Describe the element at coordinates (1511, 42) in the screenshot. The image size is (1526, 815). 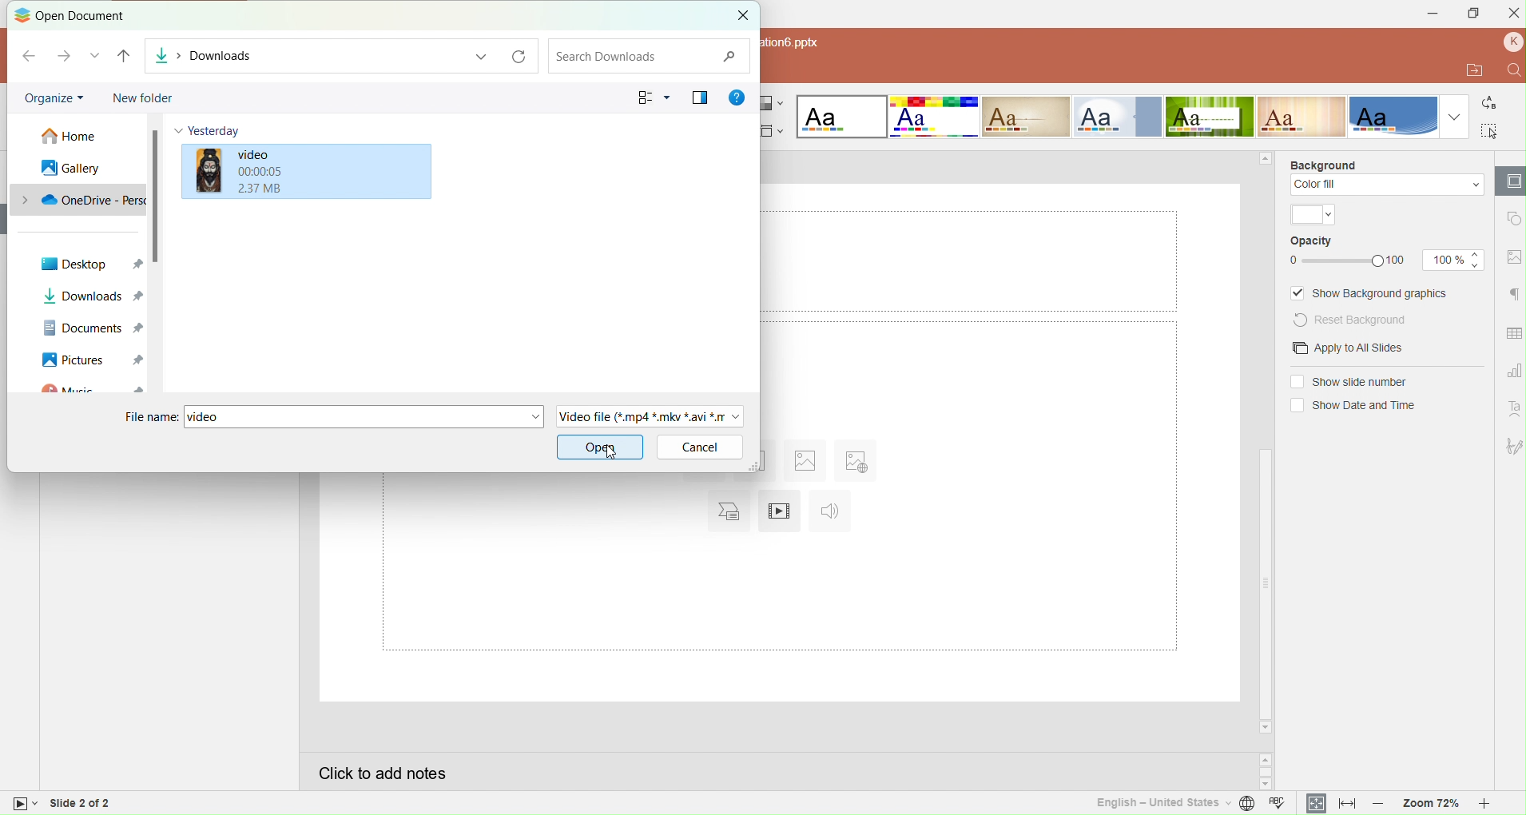
I see `Profile name` at that location.